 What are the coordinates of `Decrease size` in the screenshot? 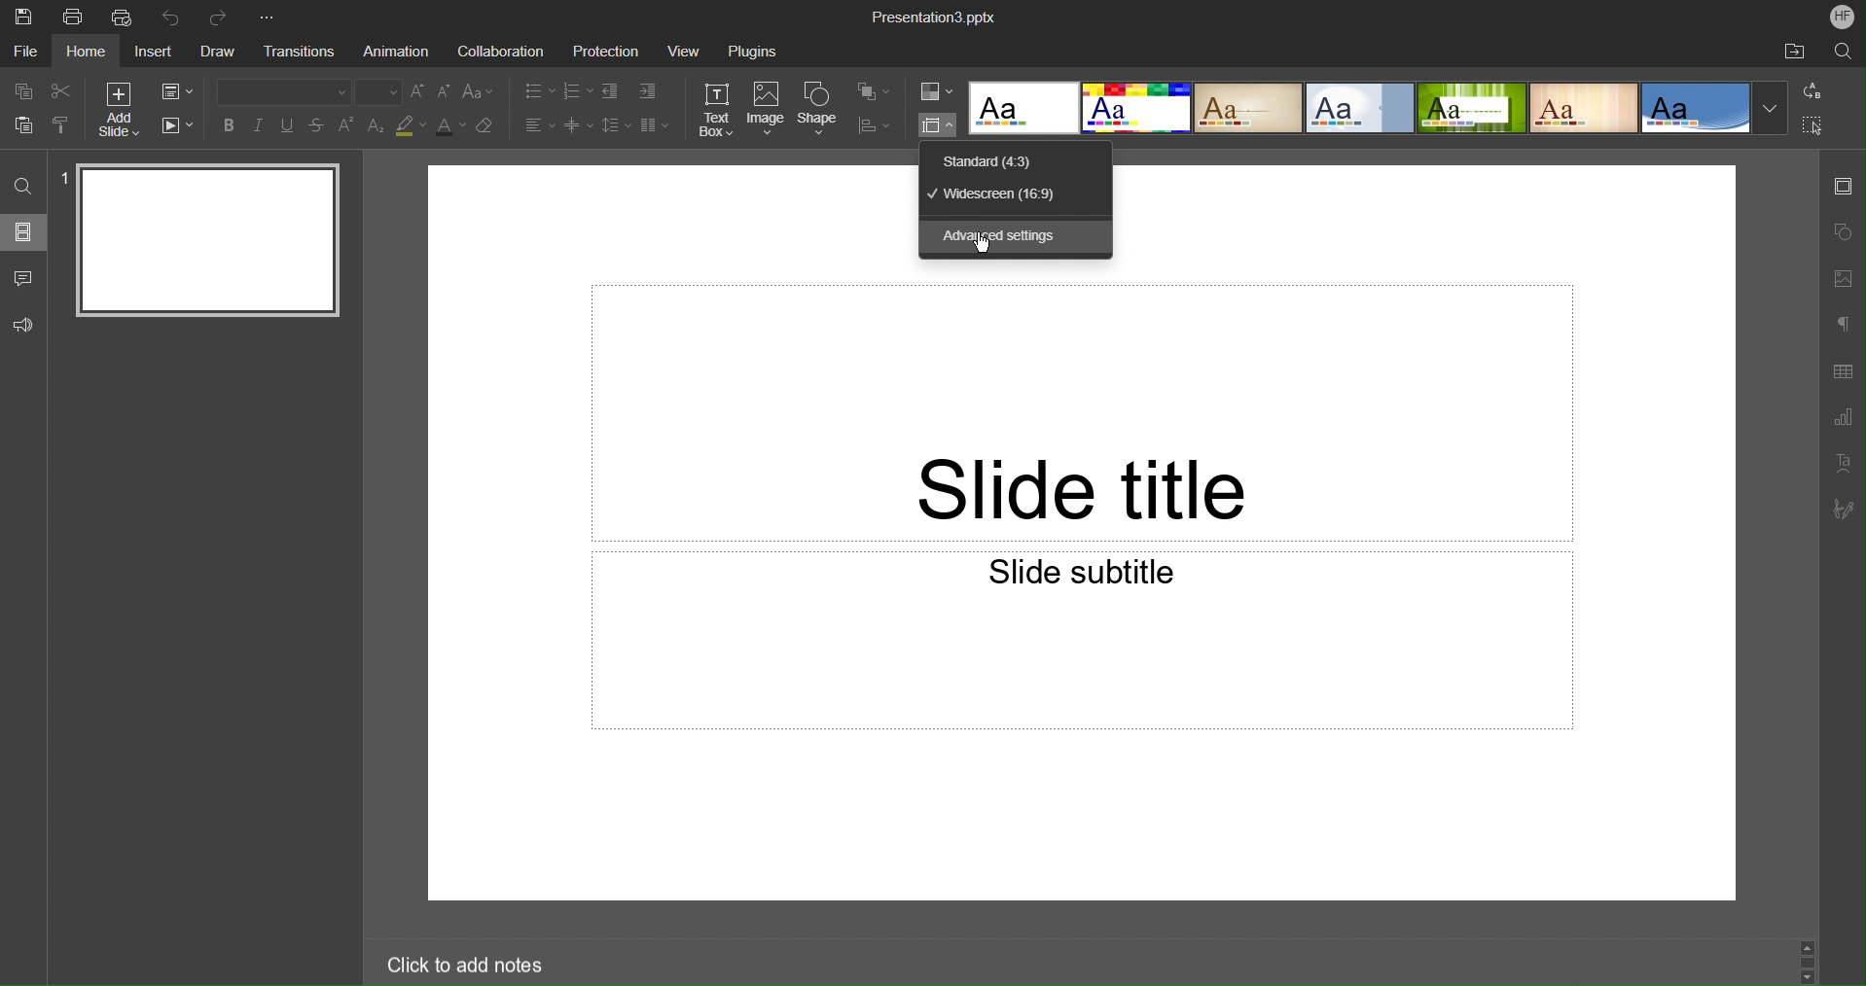 It's located at (446, 94).